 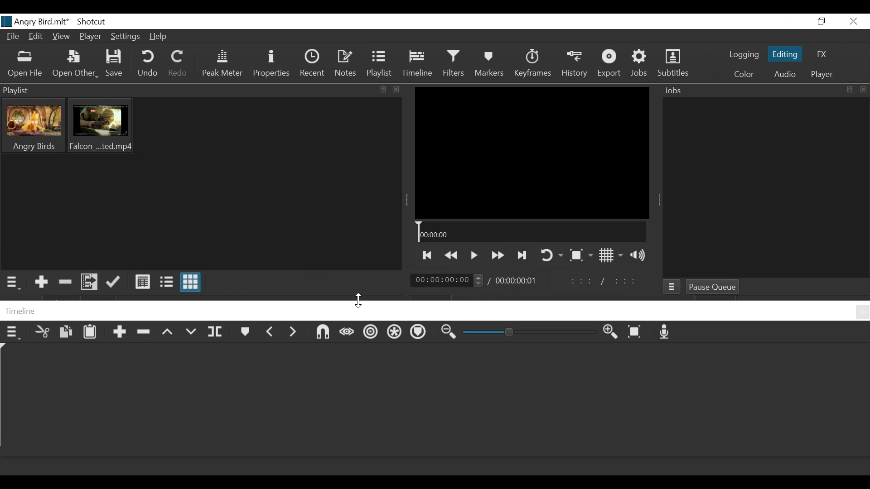 I want to click on Recent, so click(x=314, y=64).